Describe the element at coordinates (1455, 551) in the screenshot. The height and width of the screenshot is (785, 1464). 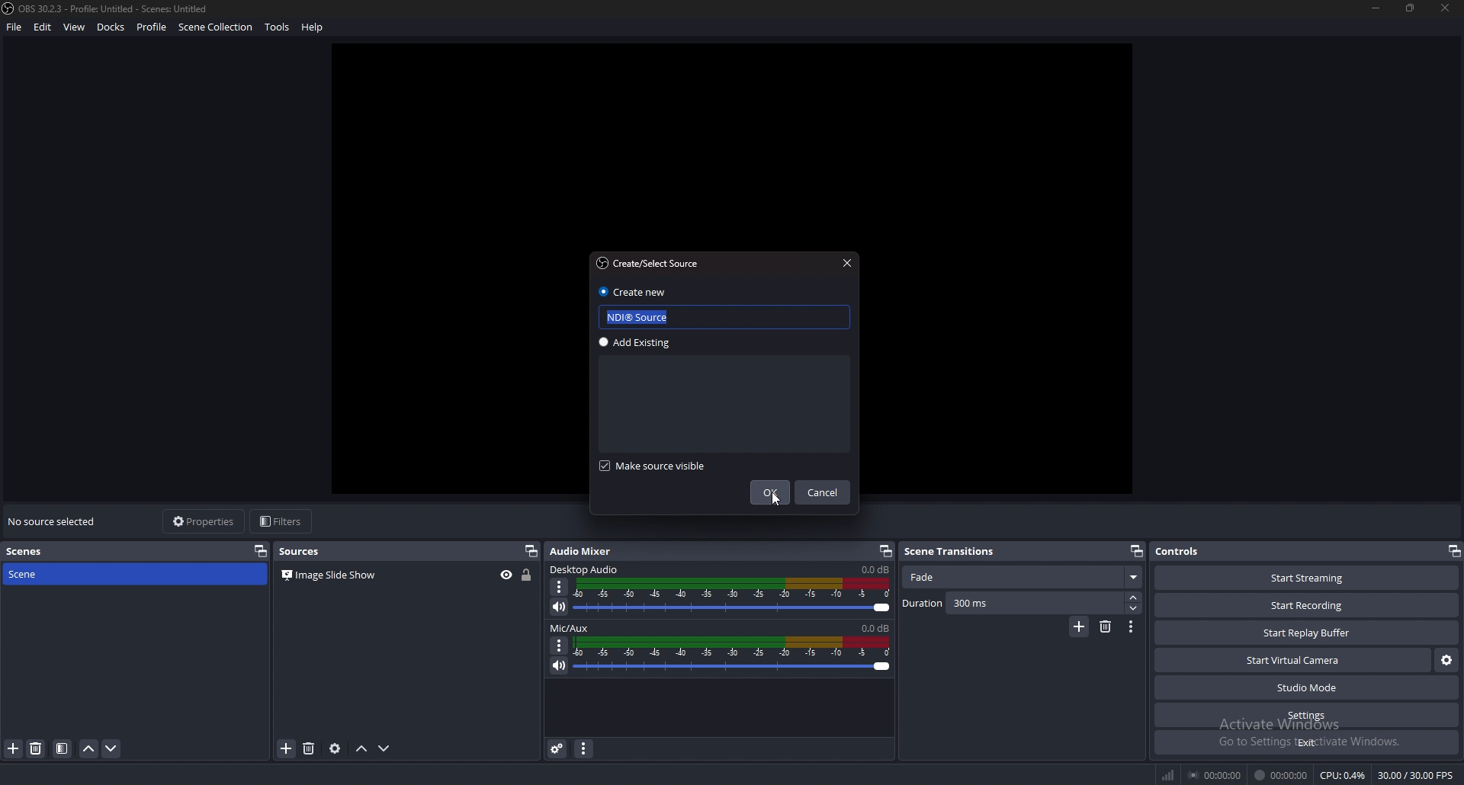
I see `pop out` at that location.